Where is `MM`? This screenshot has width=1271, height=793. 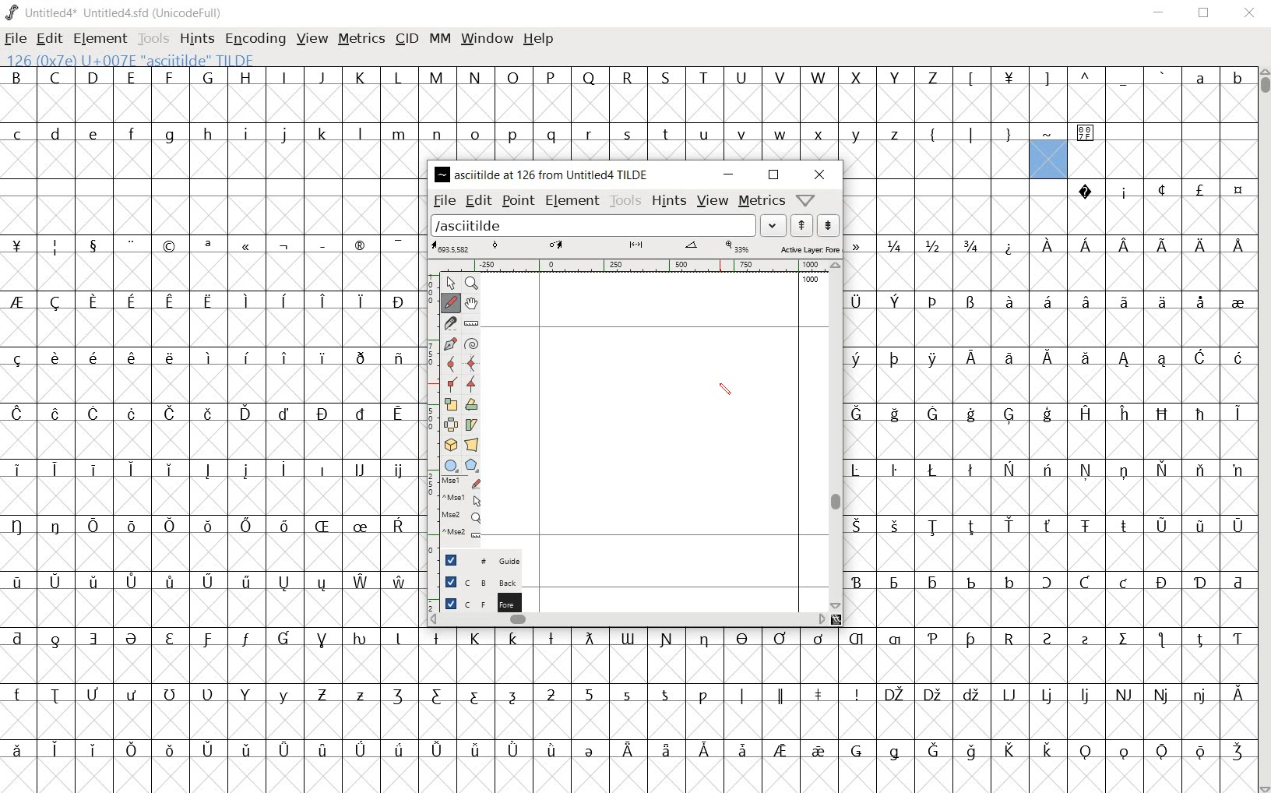
MM is located at coordinates (439, 41).